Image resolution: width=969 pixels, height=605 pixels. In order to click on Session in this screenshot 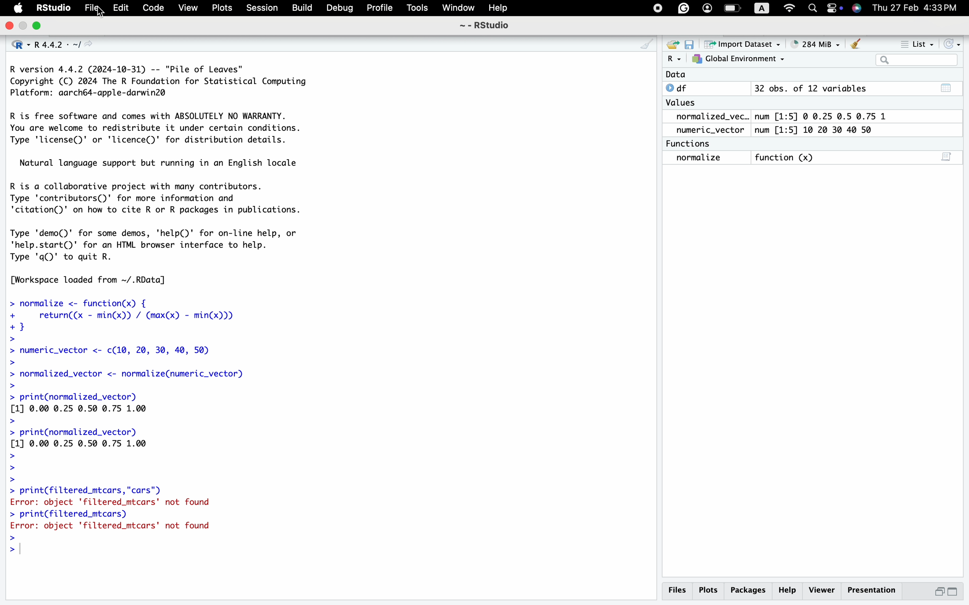, I will do `click(262, 9)`.